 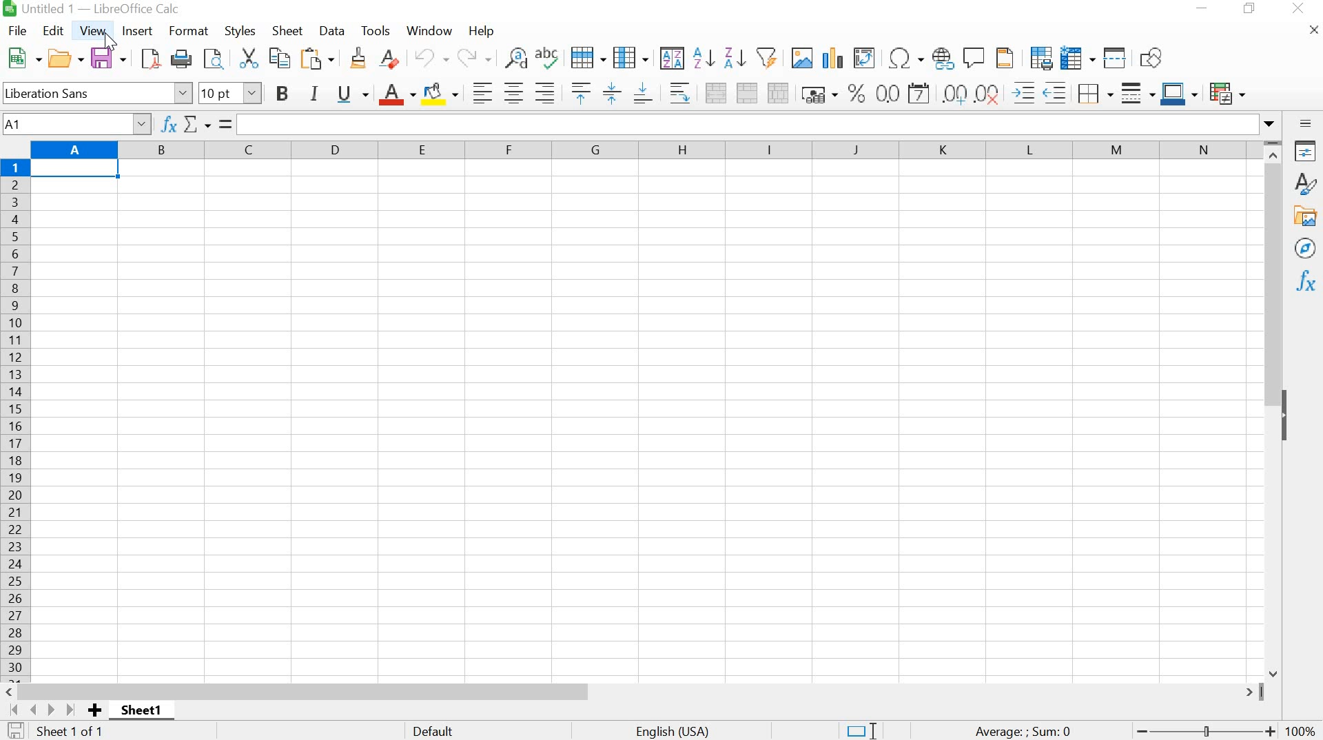 What do you see at coordinates (1154, 59) in the screenshot?
I see `SHOW DRAW FUNCTIONS` at bounding box center [1154, 59].